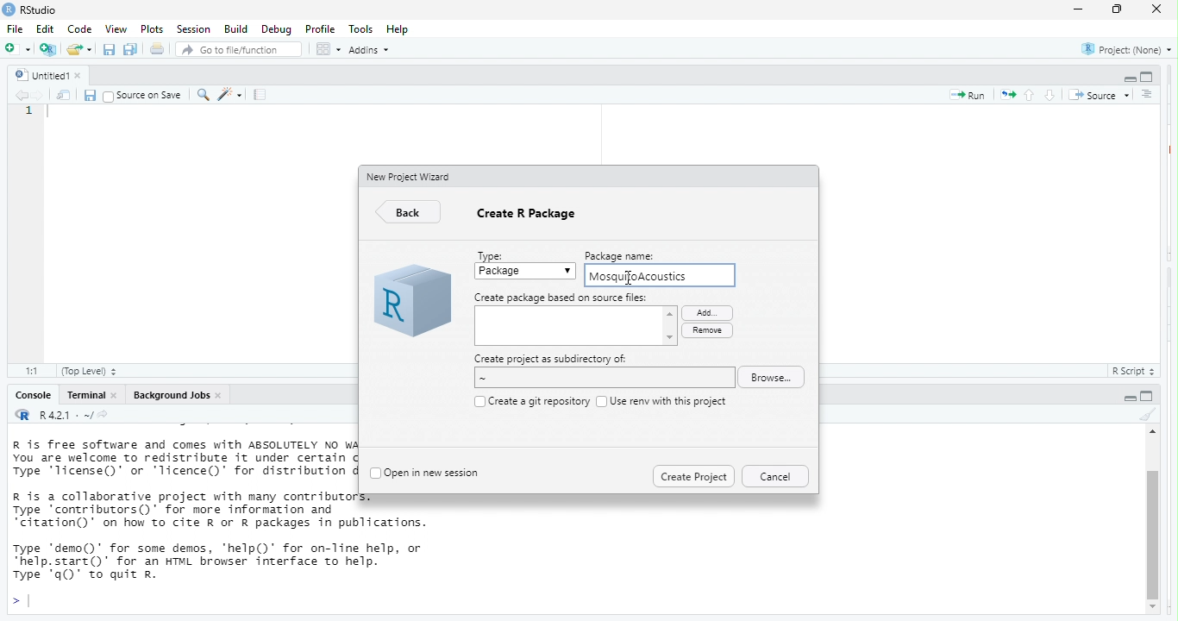 The height and width of the screenshot is (621, 1178). What do you see at coordinates (22, 96) in the screenshot?
I see `go back to the previous source location` at bounding box center [22, 96].